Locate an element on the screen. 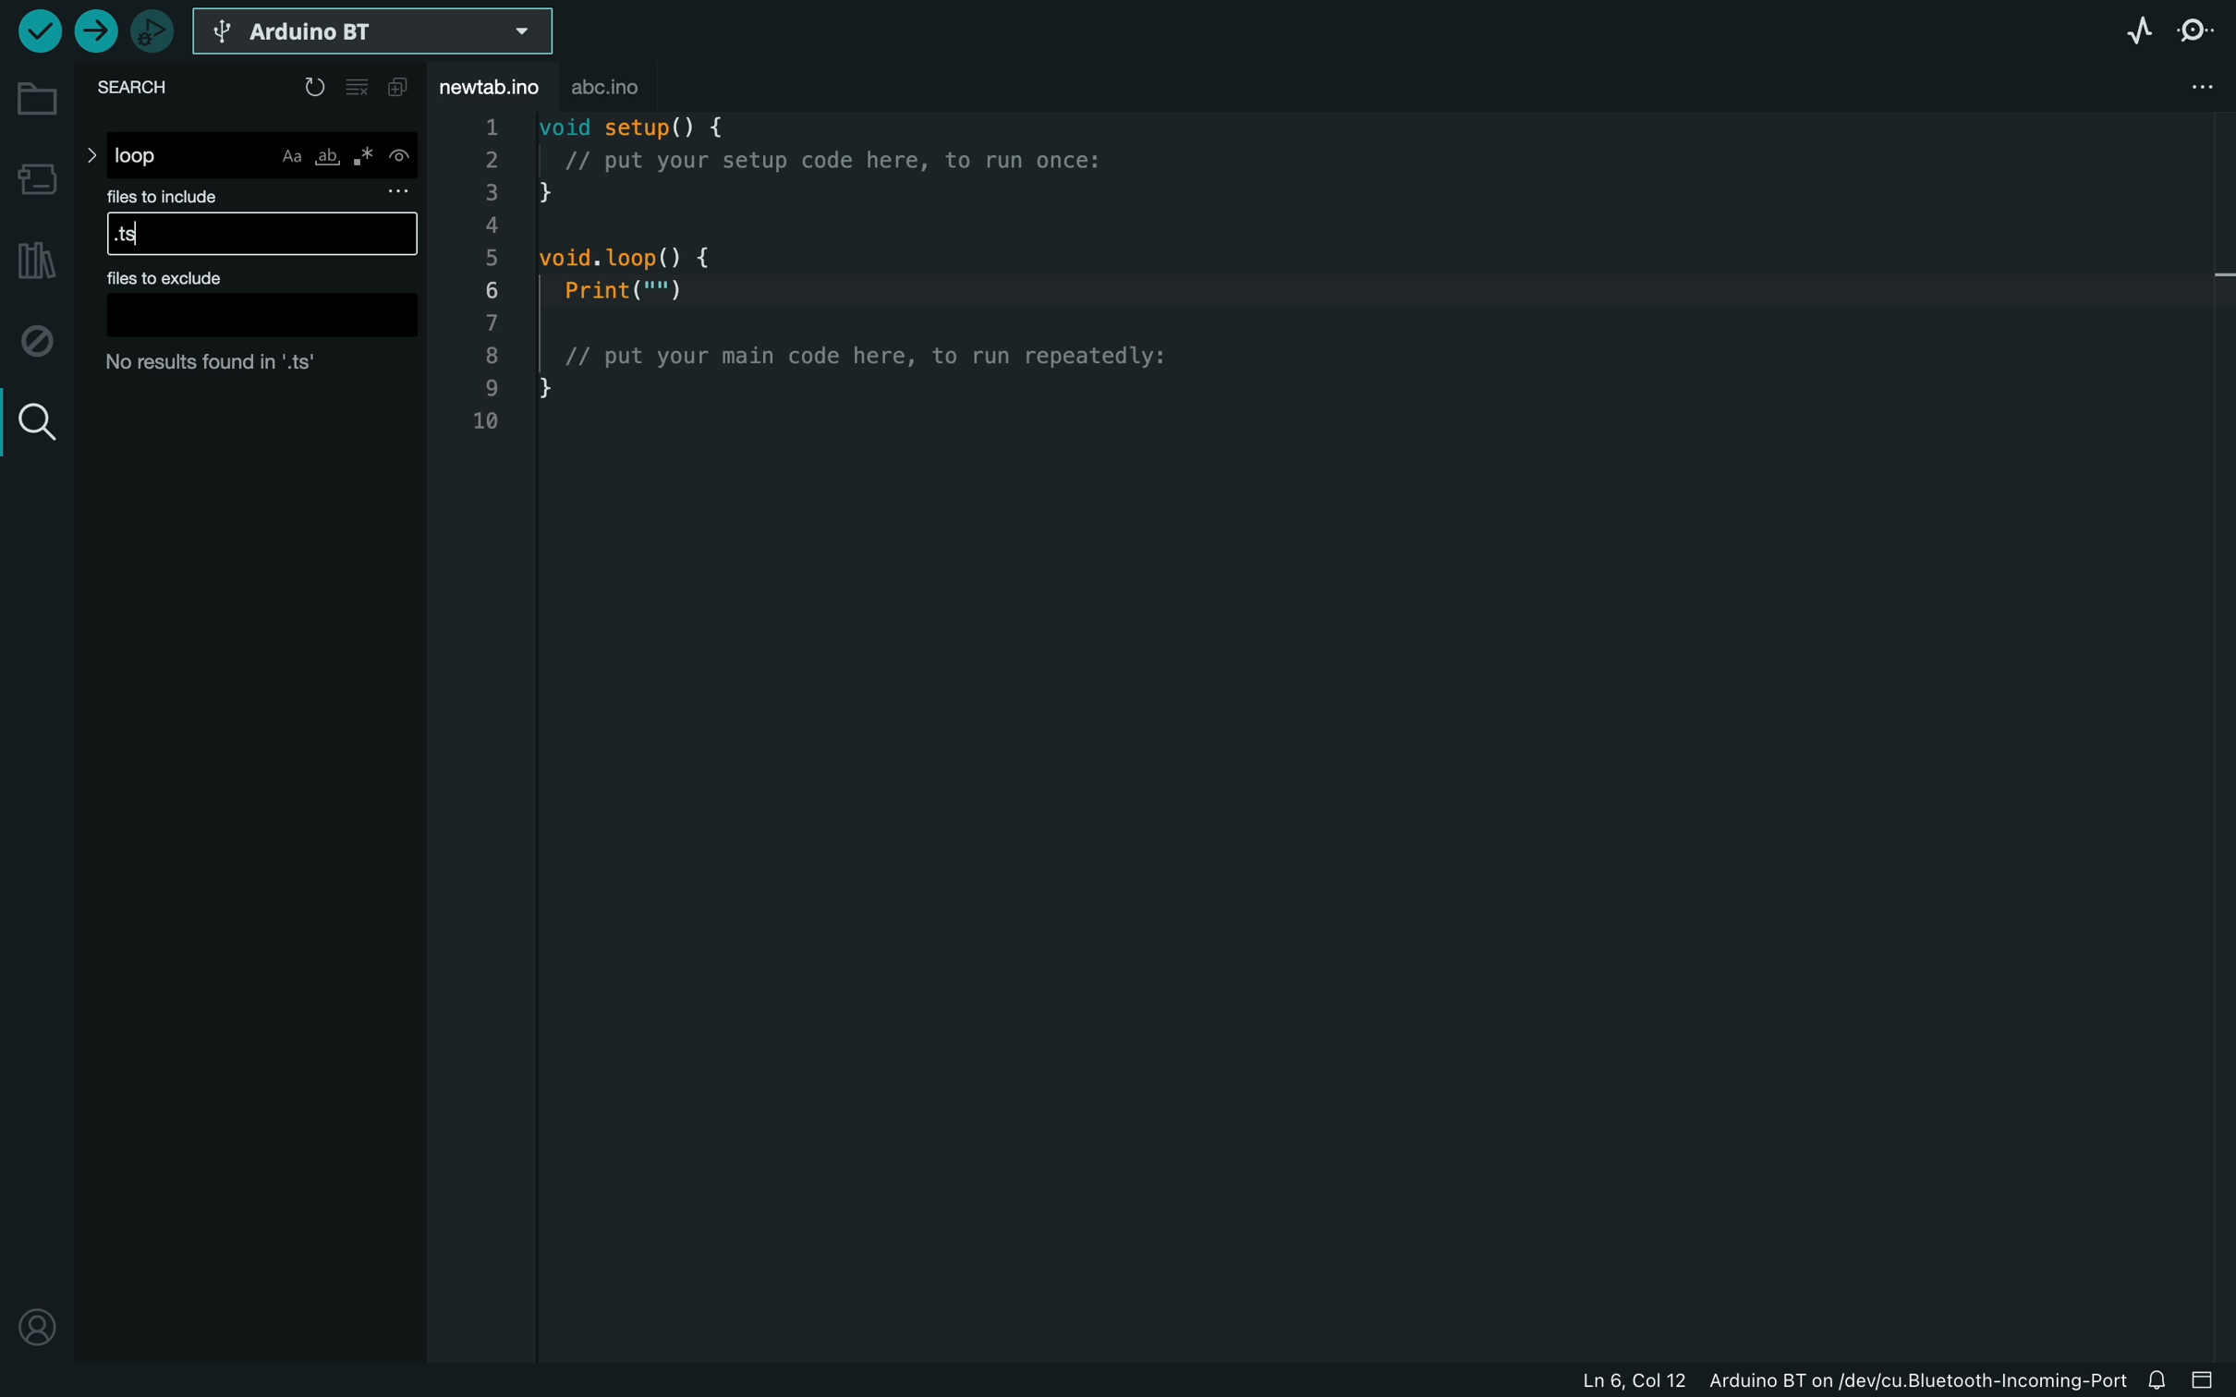 The image size is (2236, 1397). serial monitor is located at coordinates (2203, 26).